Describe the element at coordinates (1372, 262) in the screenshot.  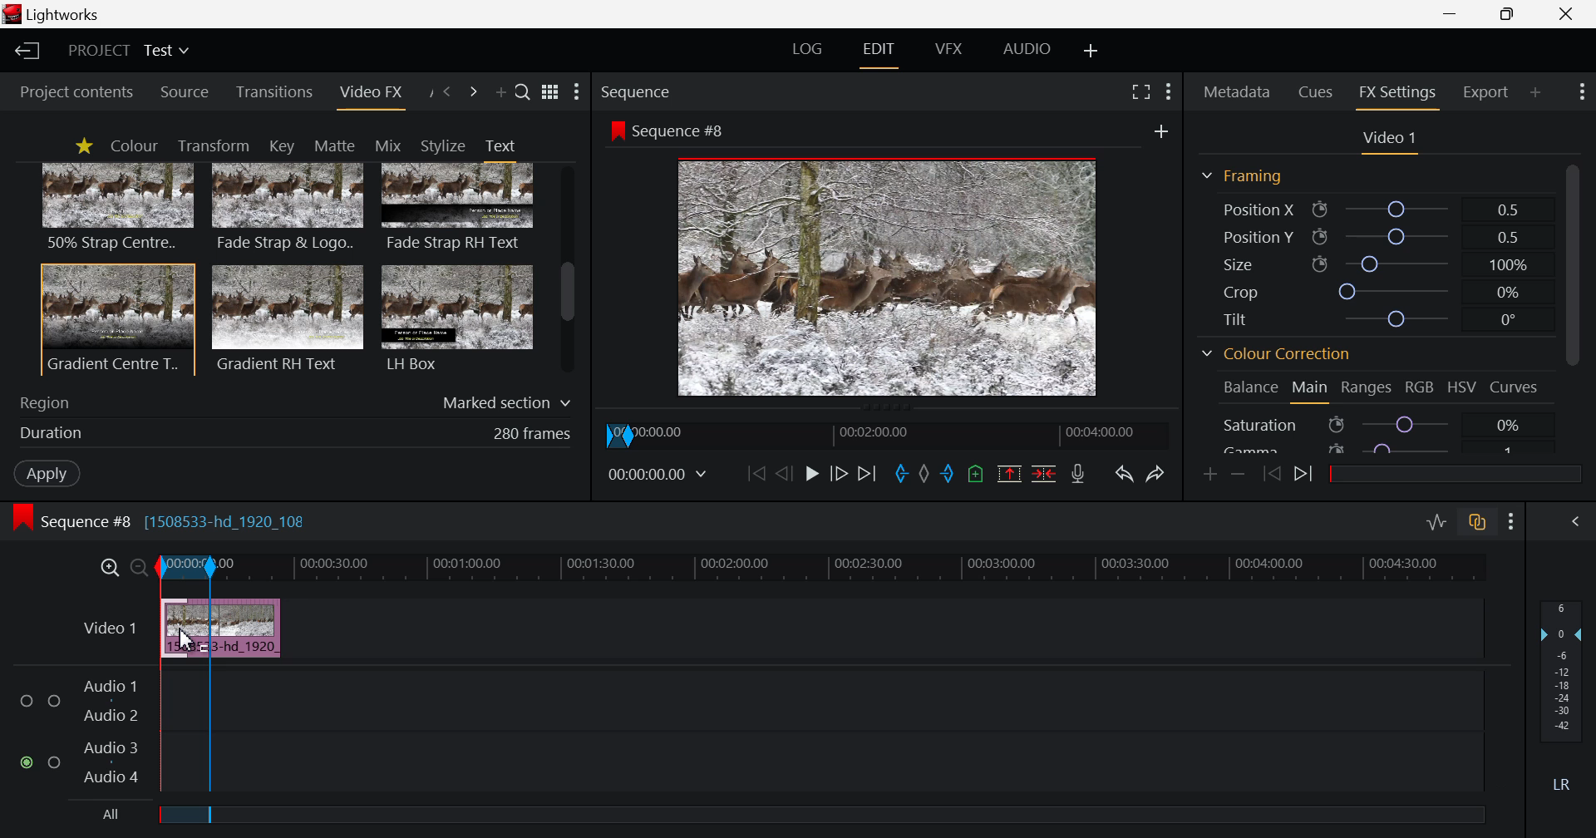
I see `Size` at that location.